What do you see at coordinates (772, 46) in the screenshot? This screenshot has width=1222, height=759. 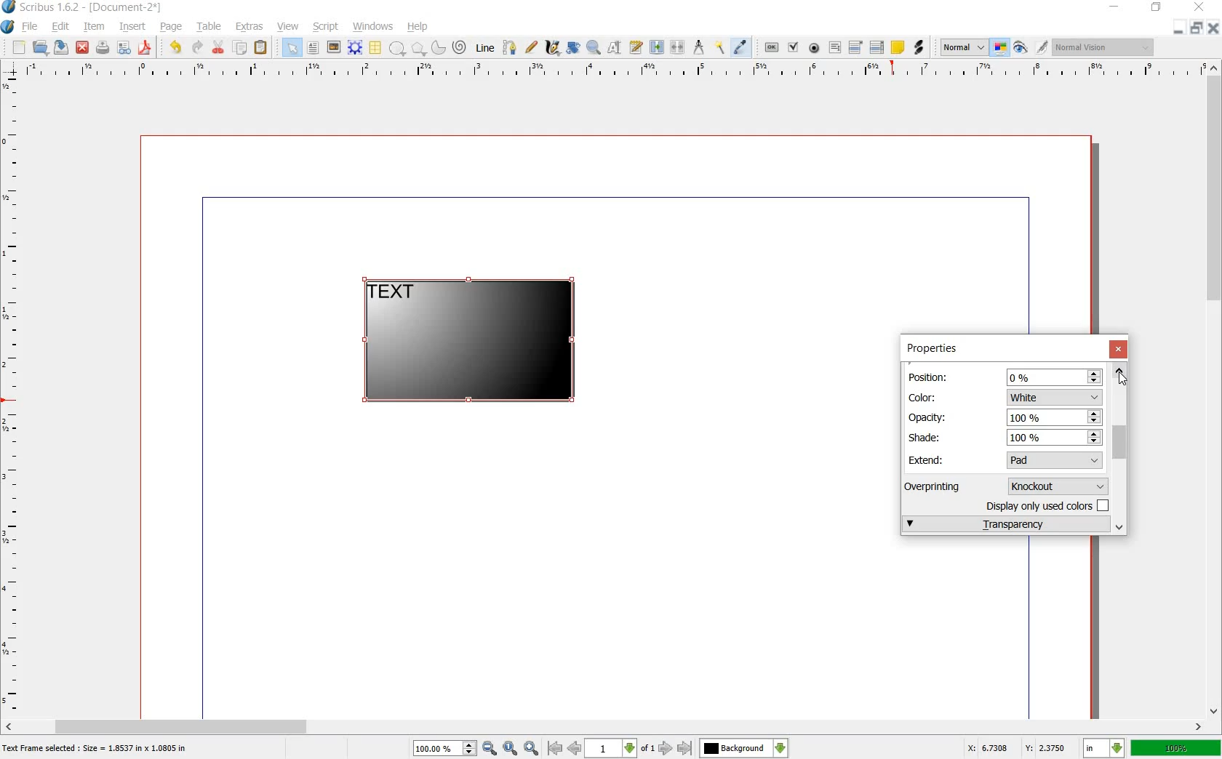 I see `pdf push button` at bounding box center [772, 46].